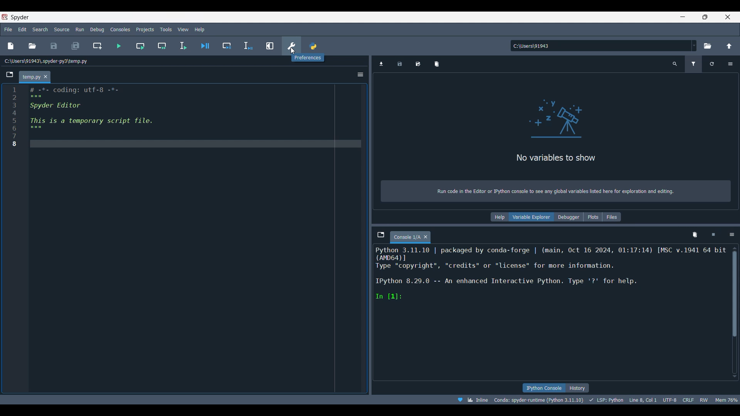  What do you see at coordinates (569, 217) in the screenshot?
I see `Debugger` at bounding box center [569, 217].